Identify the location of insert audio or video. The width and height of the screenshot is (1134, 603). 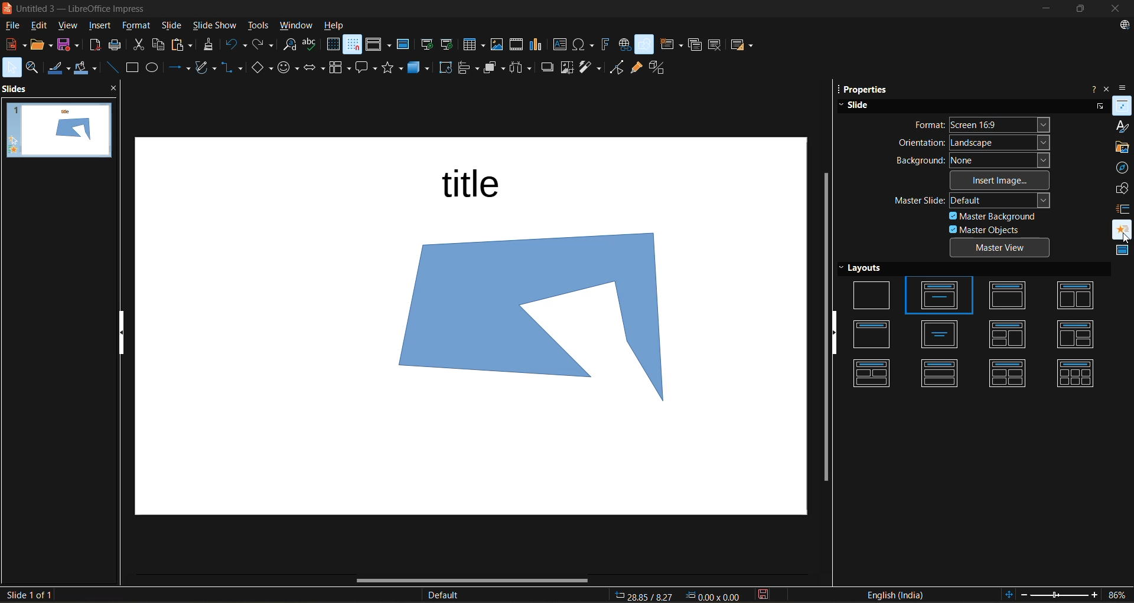
(517, 45).